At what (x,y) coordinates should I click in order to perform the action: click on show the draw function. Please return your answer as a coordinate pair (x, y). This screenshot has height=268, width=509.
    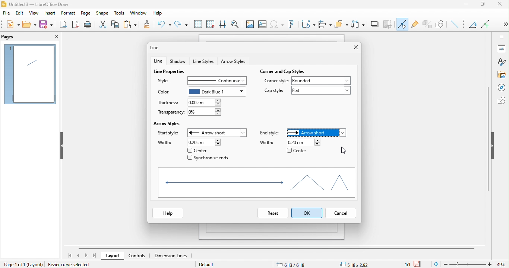
    Looking at the image, I should click on (442, 25).